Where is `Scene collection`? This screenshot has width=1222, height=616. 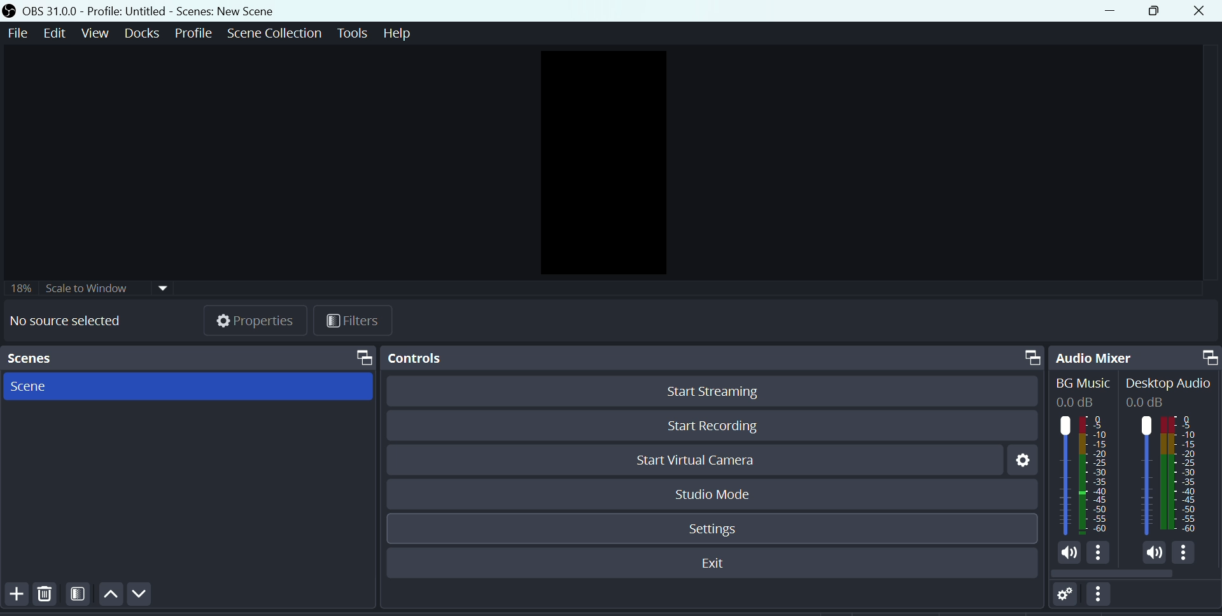
Scene collection is located at coordinates (274, 34).